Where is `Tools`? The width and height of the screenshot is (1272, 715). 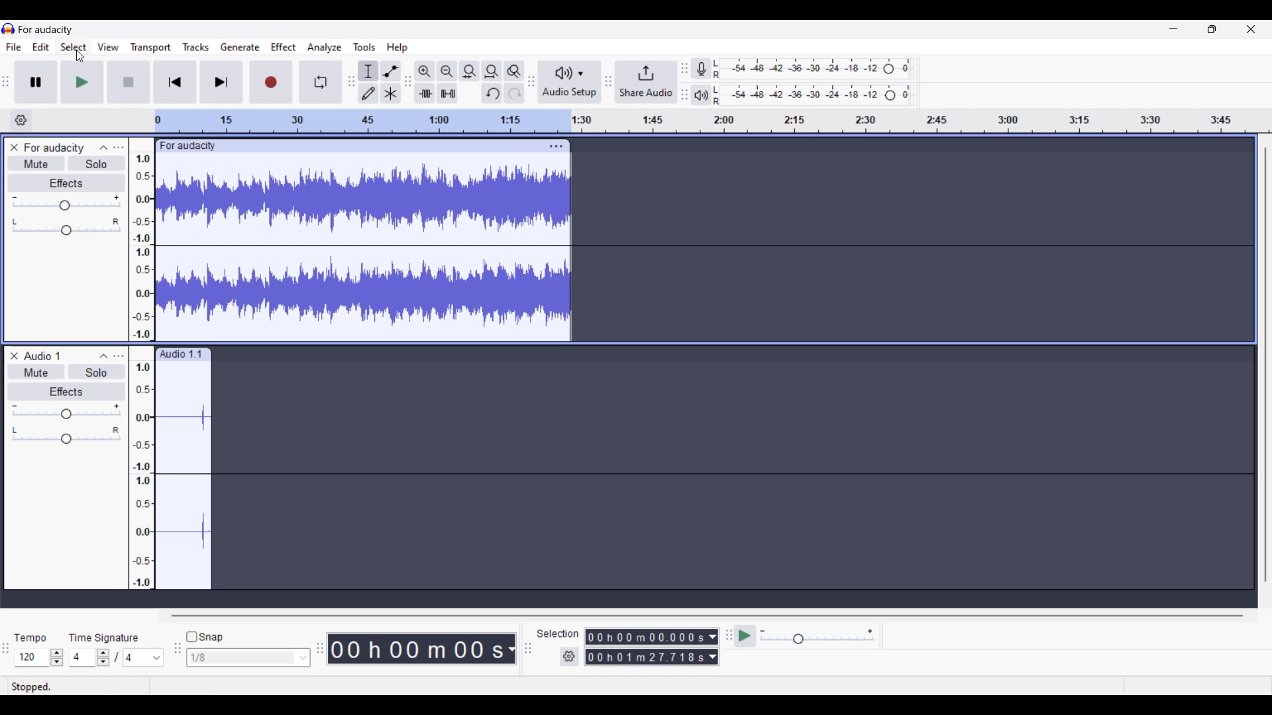 Tools is located at coordinates (364, 47).